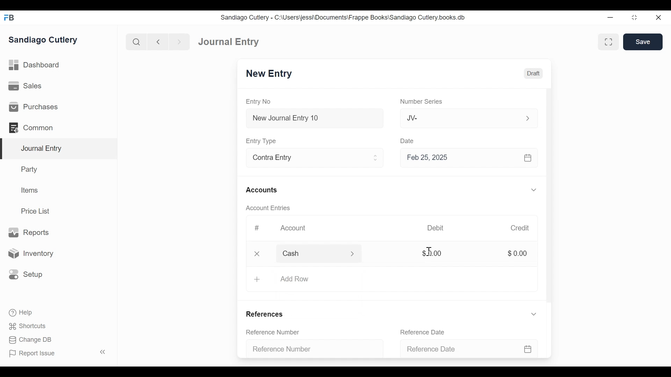  I want to click on Shortcuts, so click(26, 326).